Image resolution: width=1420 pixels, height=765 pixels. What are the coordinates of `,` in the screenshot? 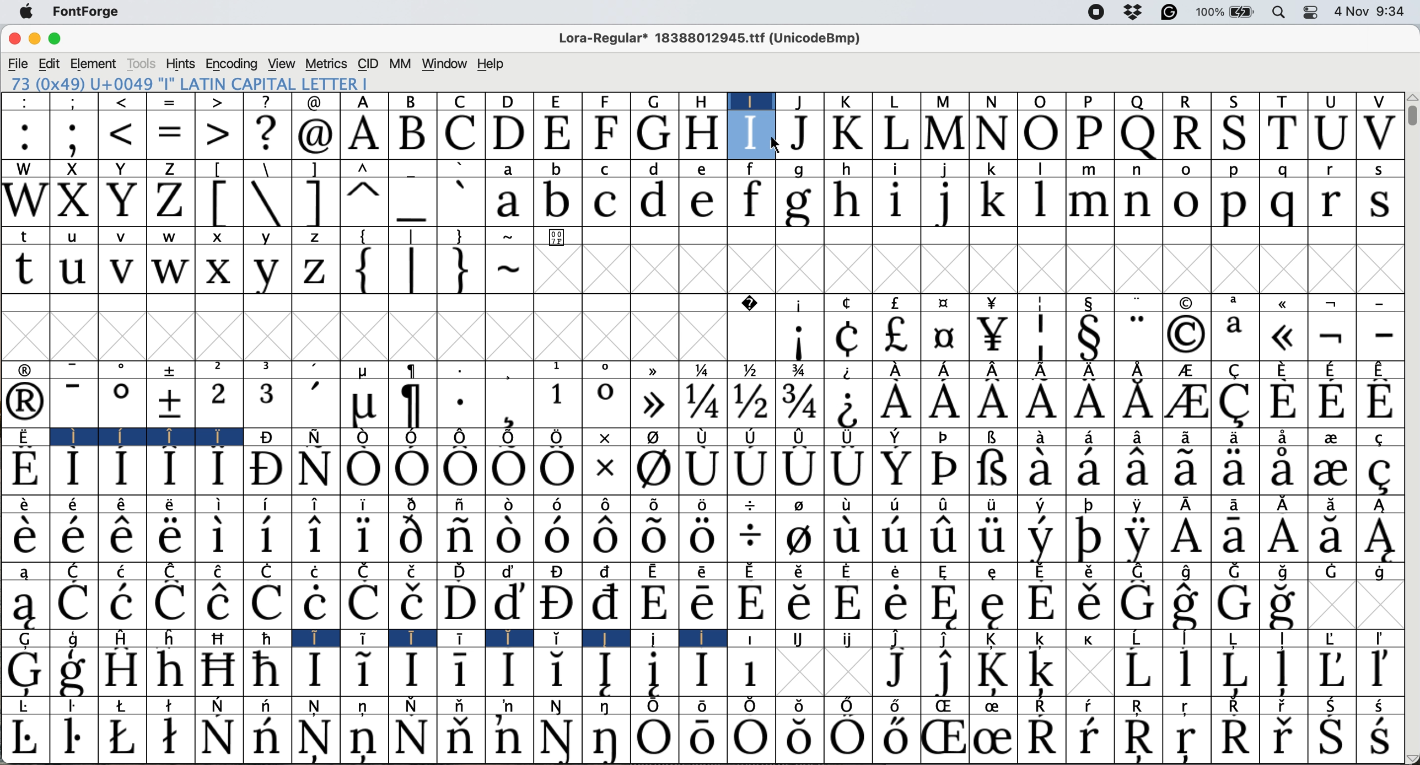 It's located at (317, 370).